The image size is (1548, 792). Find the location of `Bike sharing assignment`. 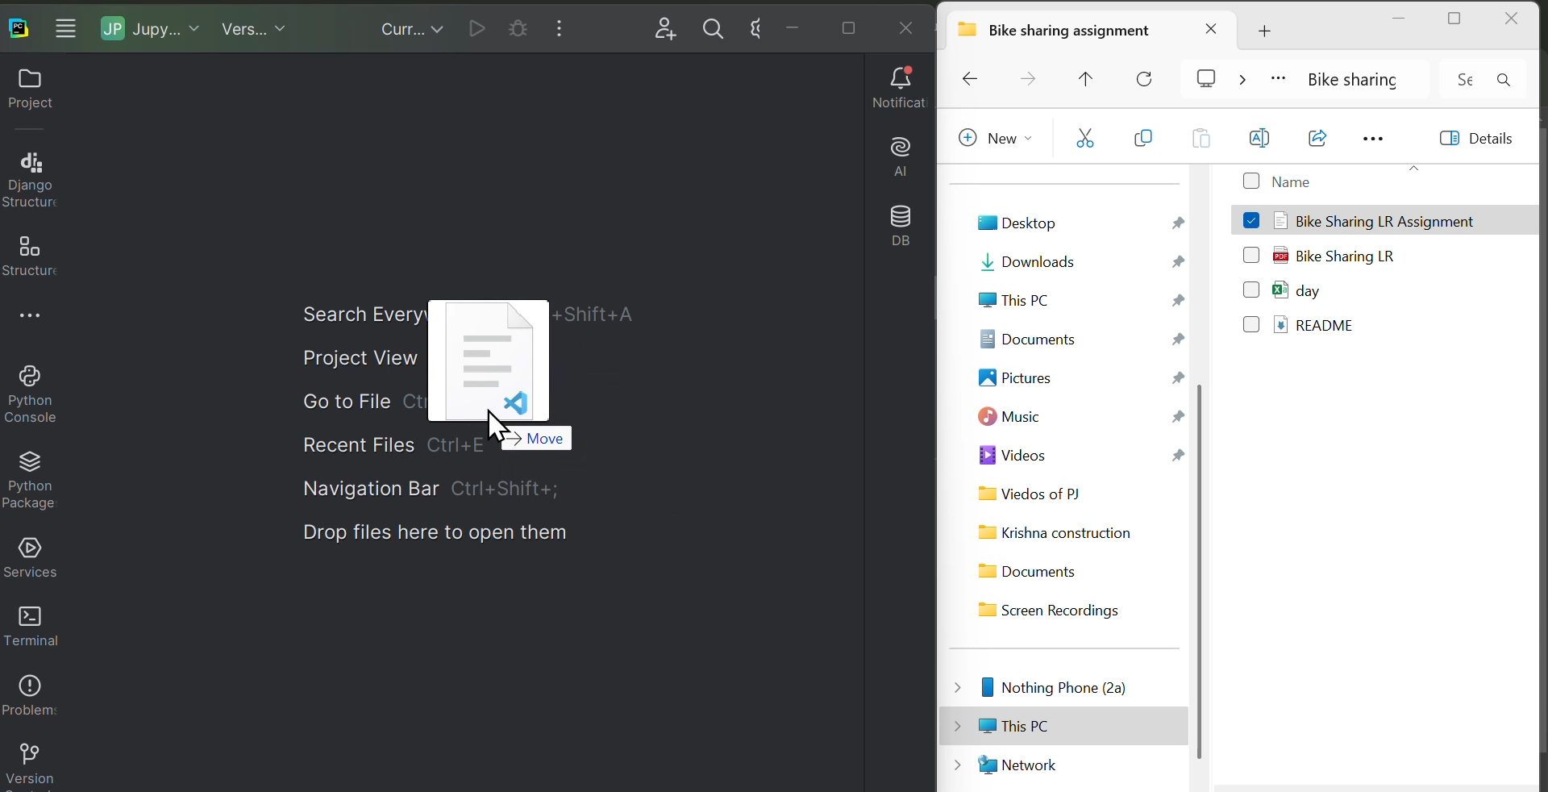

Bike sharing assignment is located at coordinates (1085, 30).